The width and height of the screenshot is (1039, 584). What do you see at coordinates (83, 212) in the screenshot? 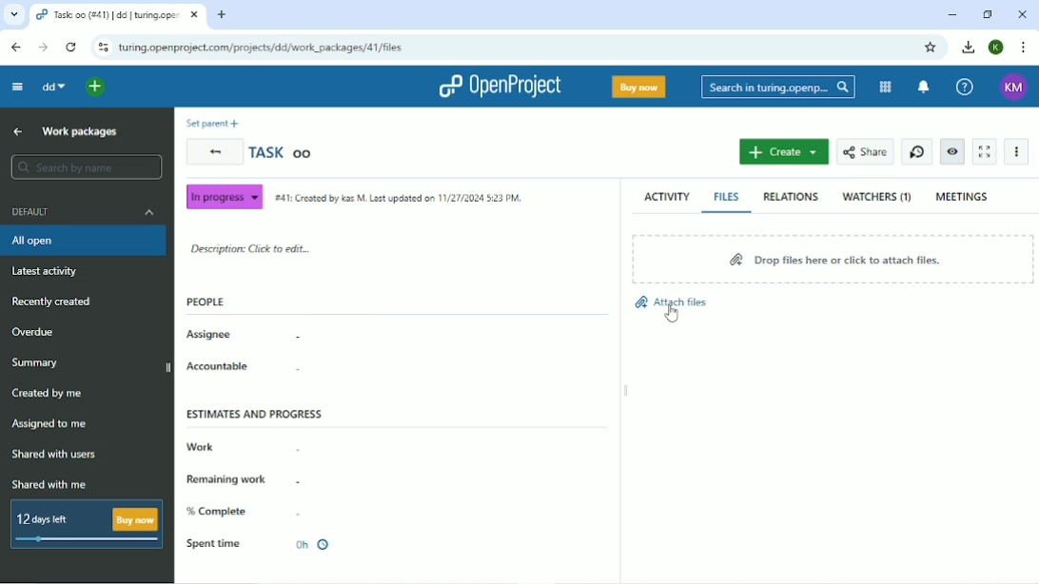
I see `Default` at bounding box center [83, 212].